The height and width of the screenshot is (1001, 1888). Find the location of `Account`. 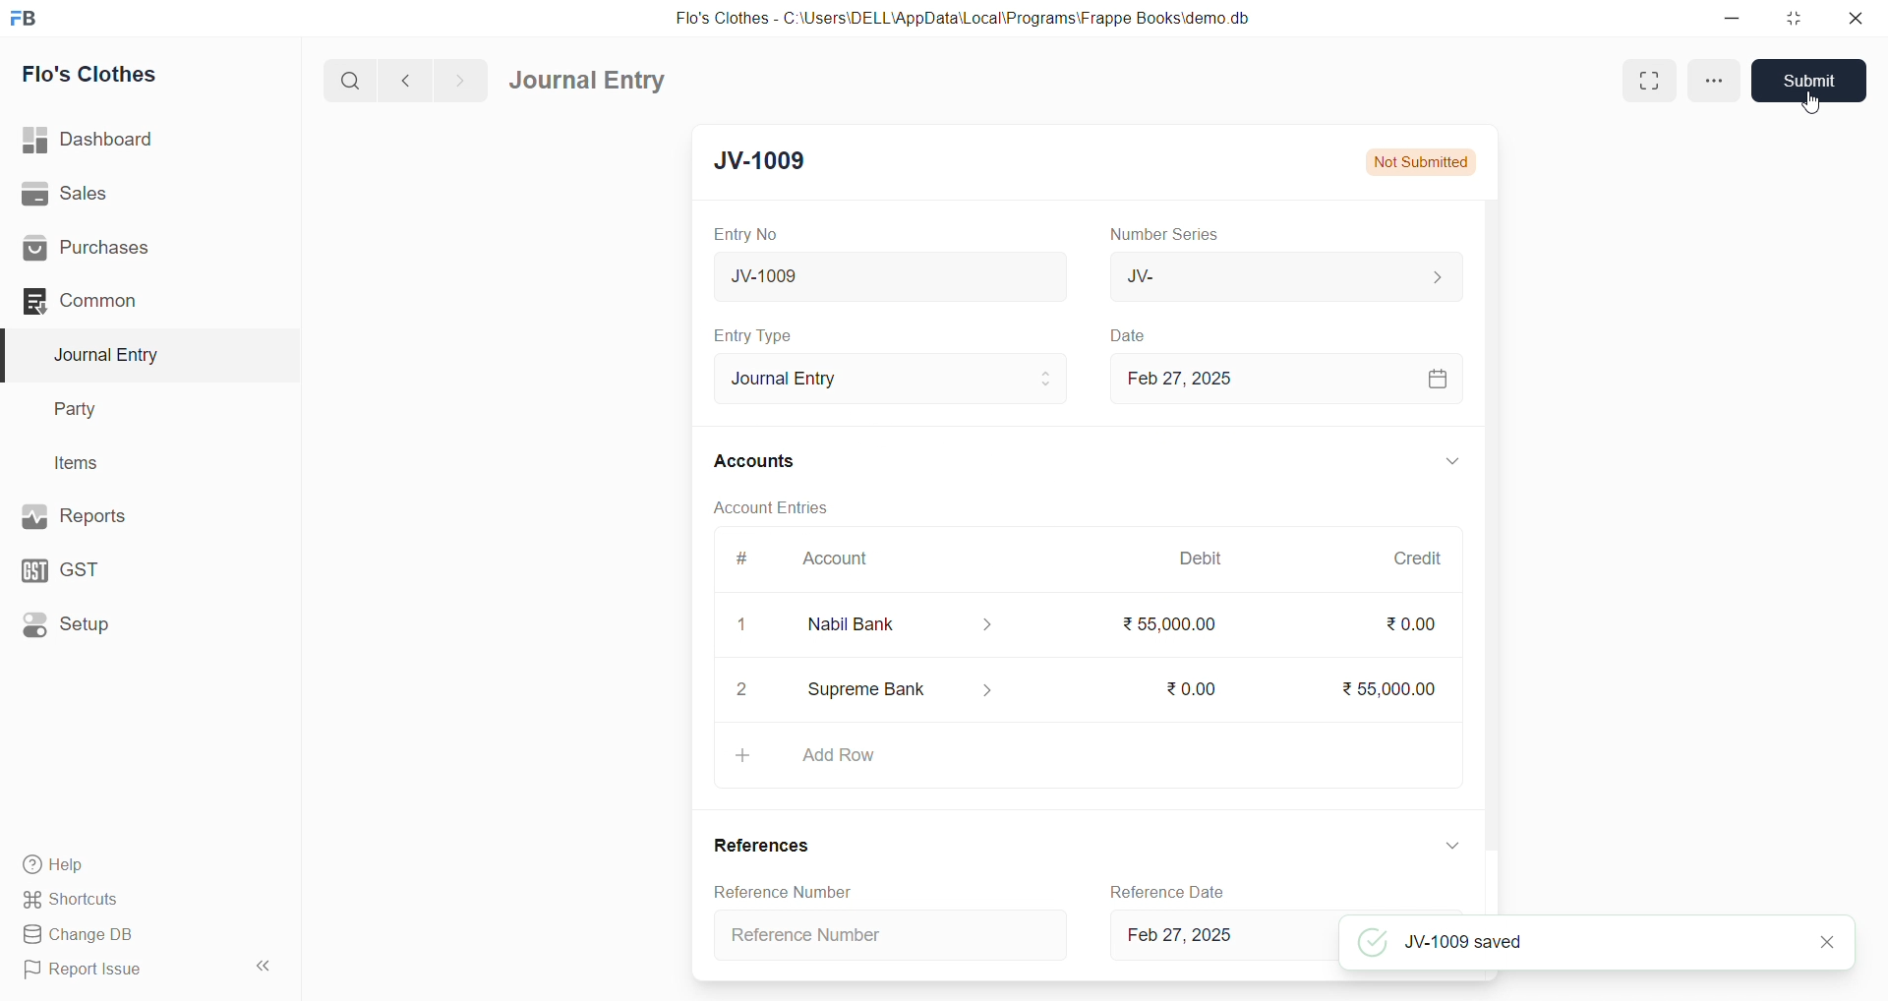

Account is located at coordinates (844, 557).